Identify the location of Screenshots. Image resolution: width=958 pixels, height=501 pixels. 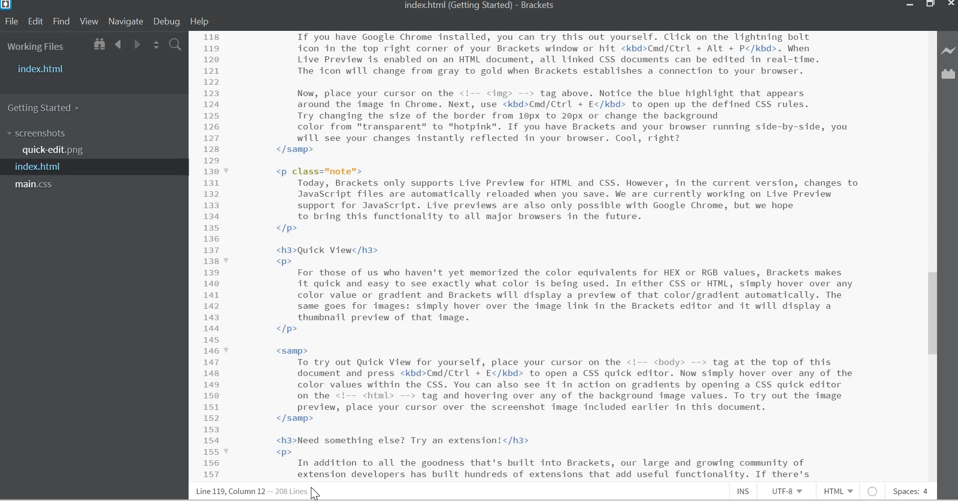
(38, 134).